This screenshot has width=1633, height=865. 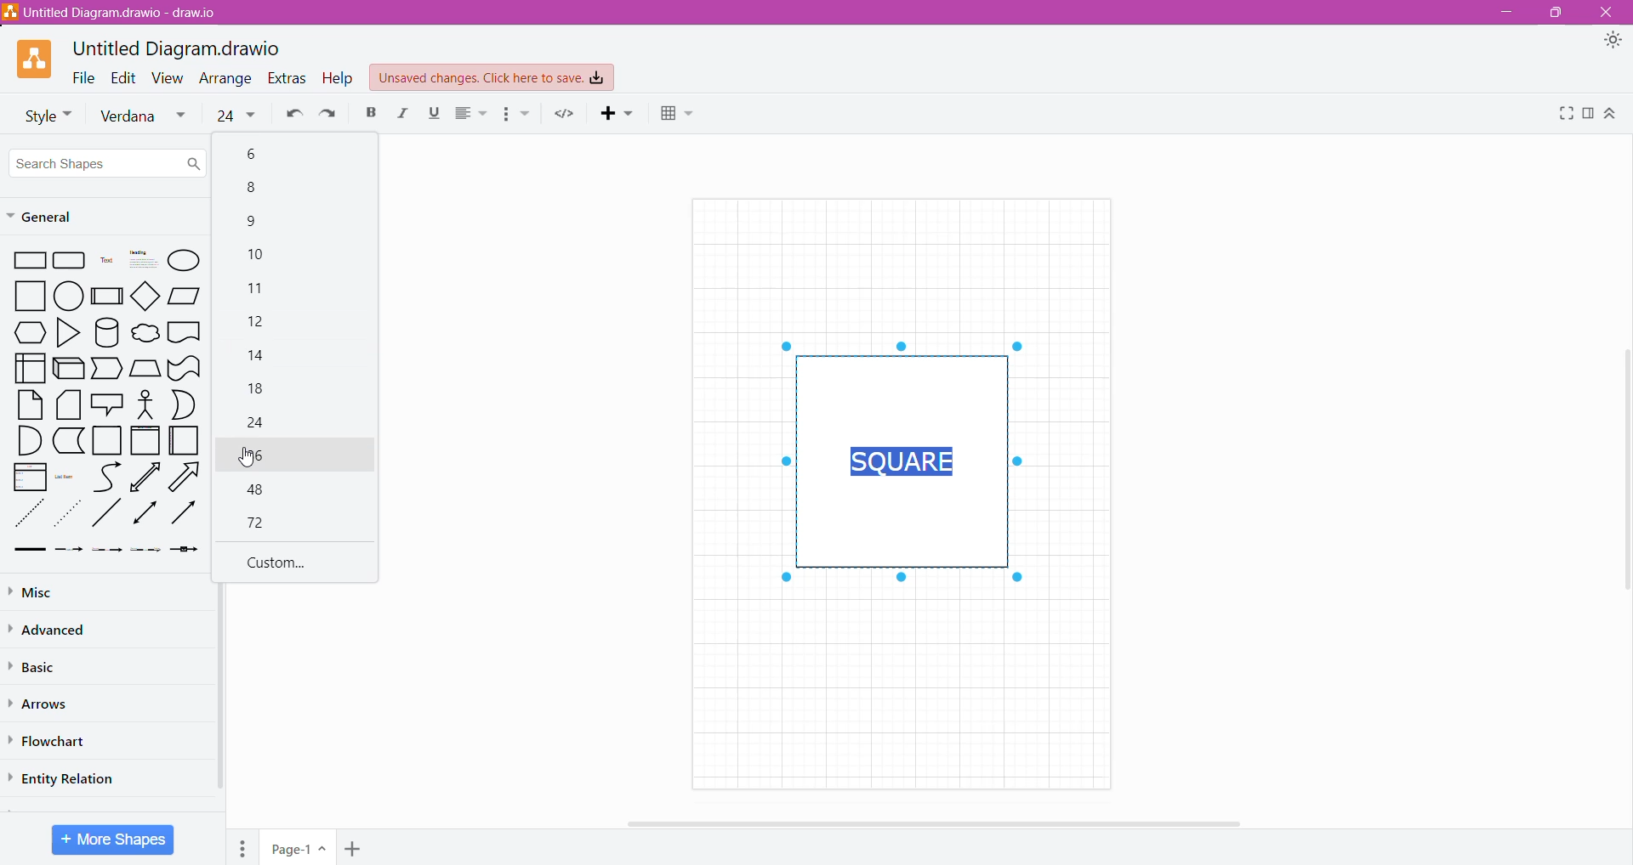 I want to click on 10, so click(x=259, y=255).